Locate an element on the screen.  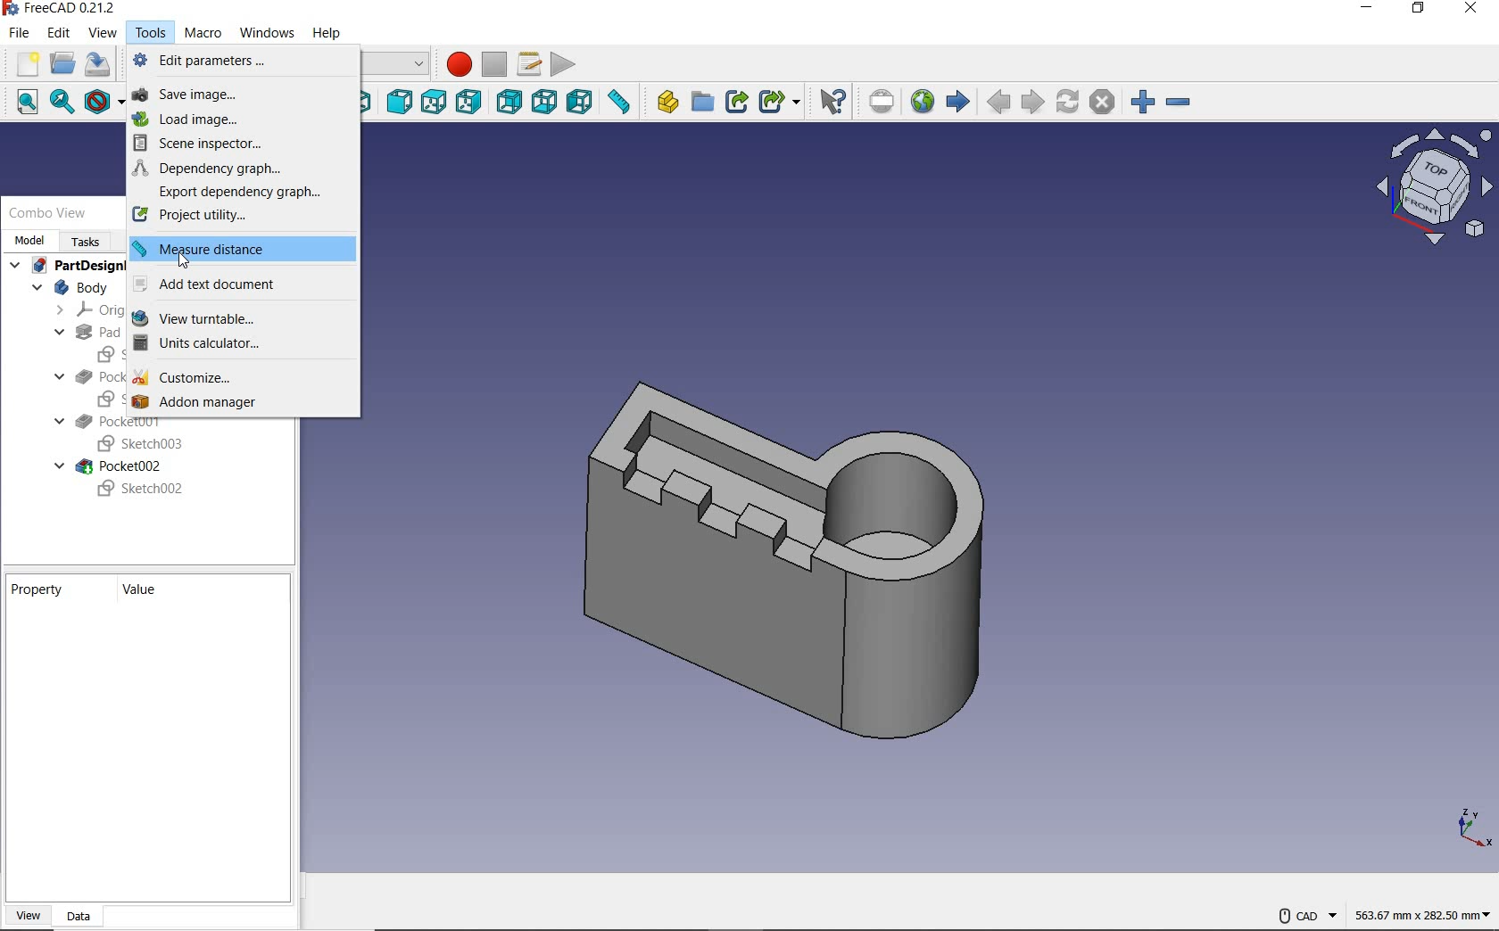
PAD is located at coordinates (86, 333).